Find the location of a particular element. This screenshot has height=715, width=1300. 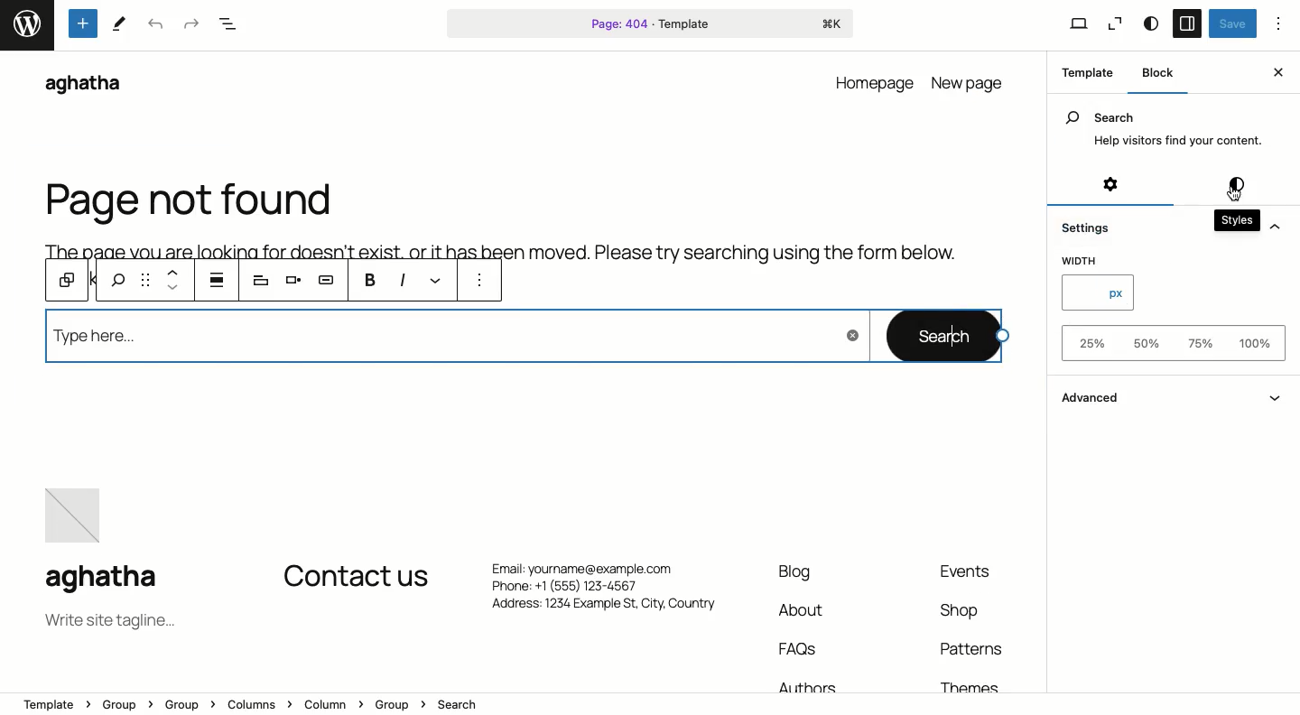

Style is located at coordinates (1152, 24).